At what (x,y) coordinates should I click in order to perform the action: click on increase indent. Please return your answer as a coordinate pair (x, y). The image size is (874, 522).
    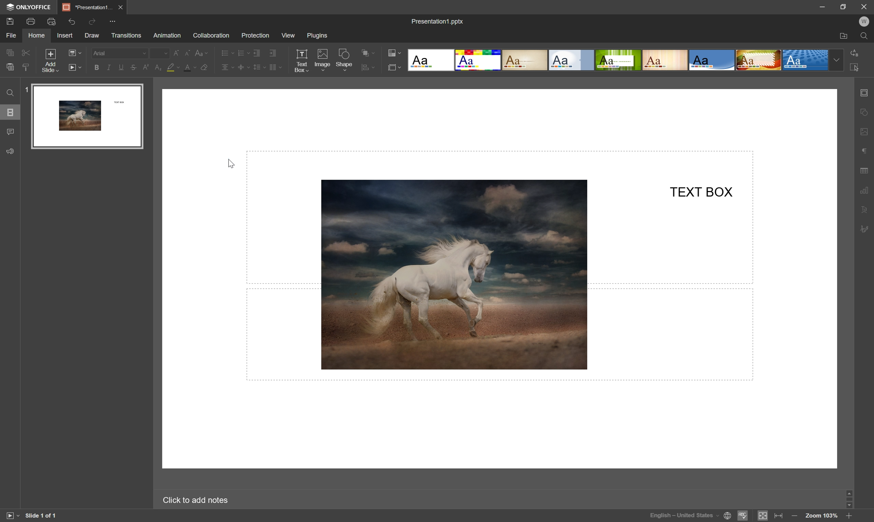
    Looking at the image, I should click on (273, 53).